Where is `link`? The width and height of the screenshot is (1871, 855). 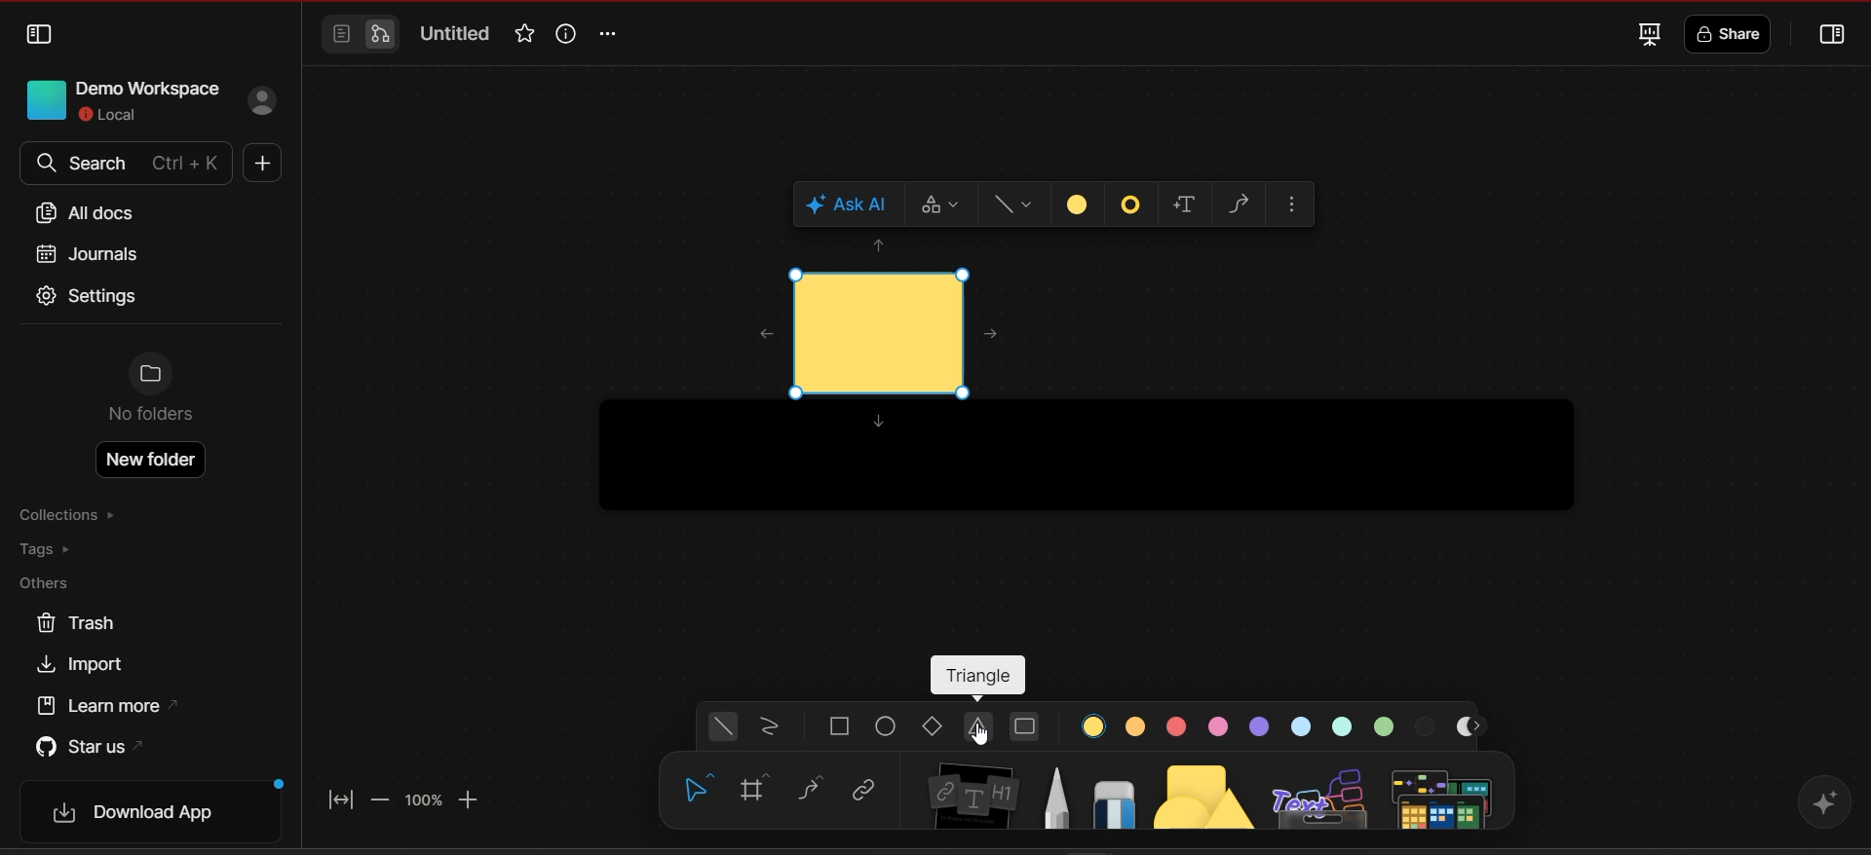 link is located at coordinates (863, 791).